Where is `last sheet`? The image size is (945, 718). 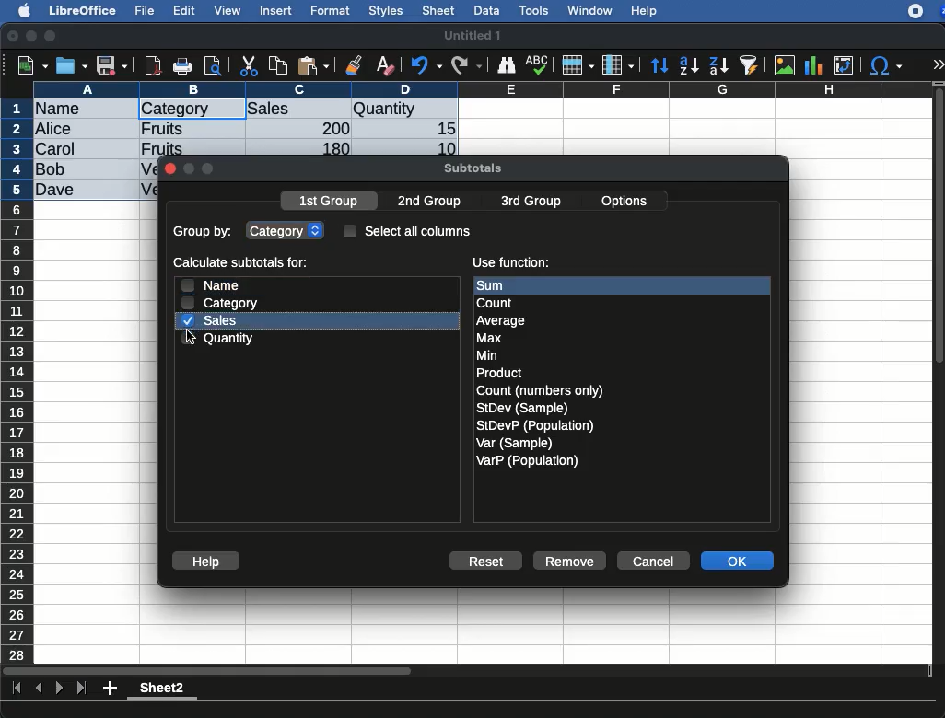
last sheet is located at coordinates (81, 689).